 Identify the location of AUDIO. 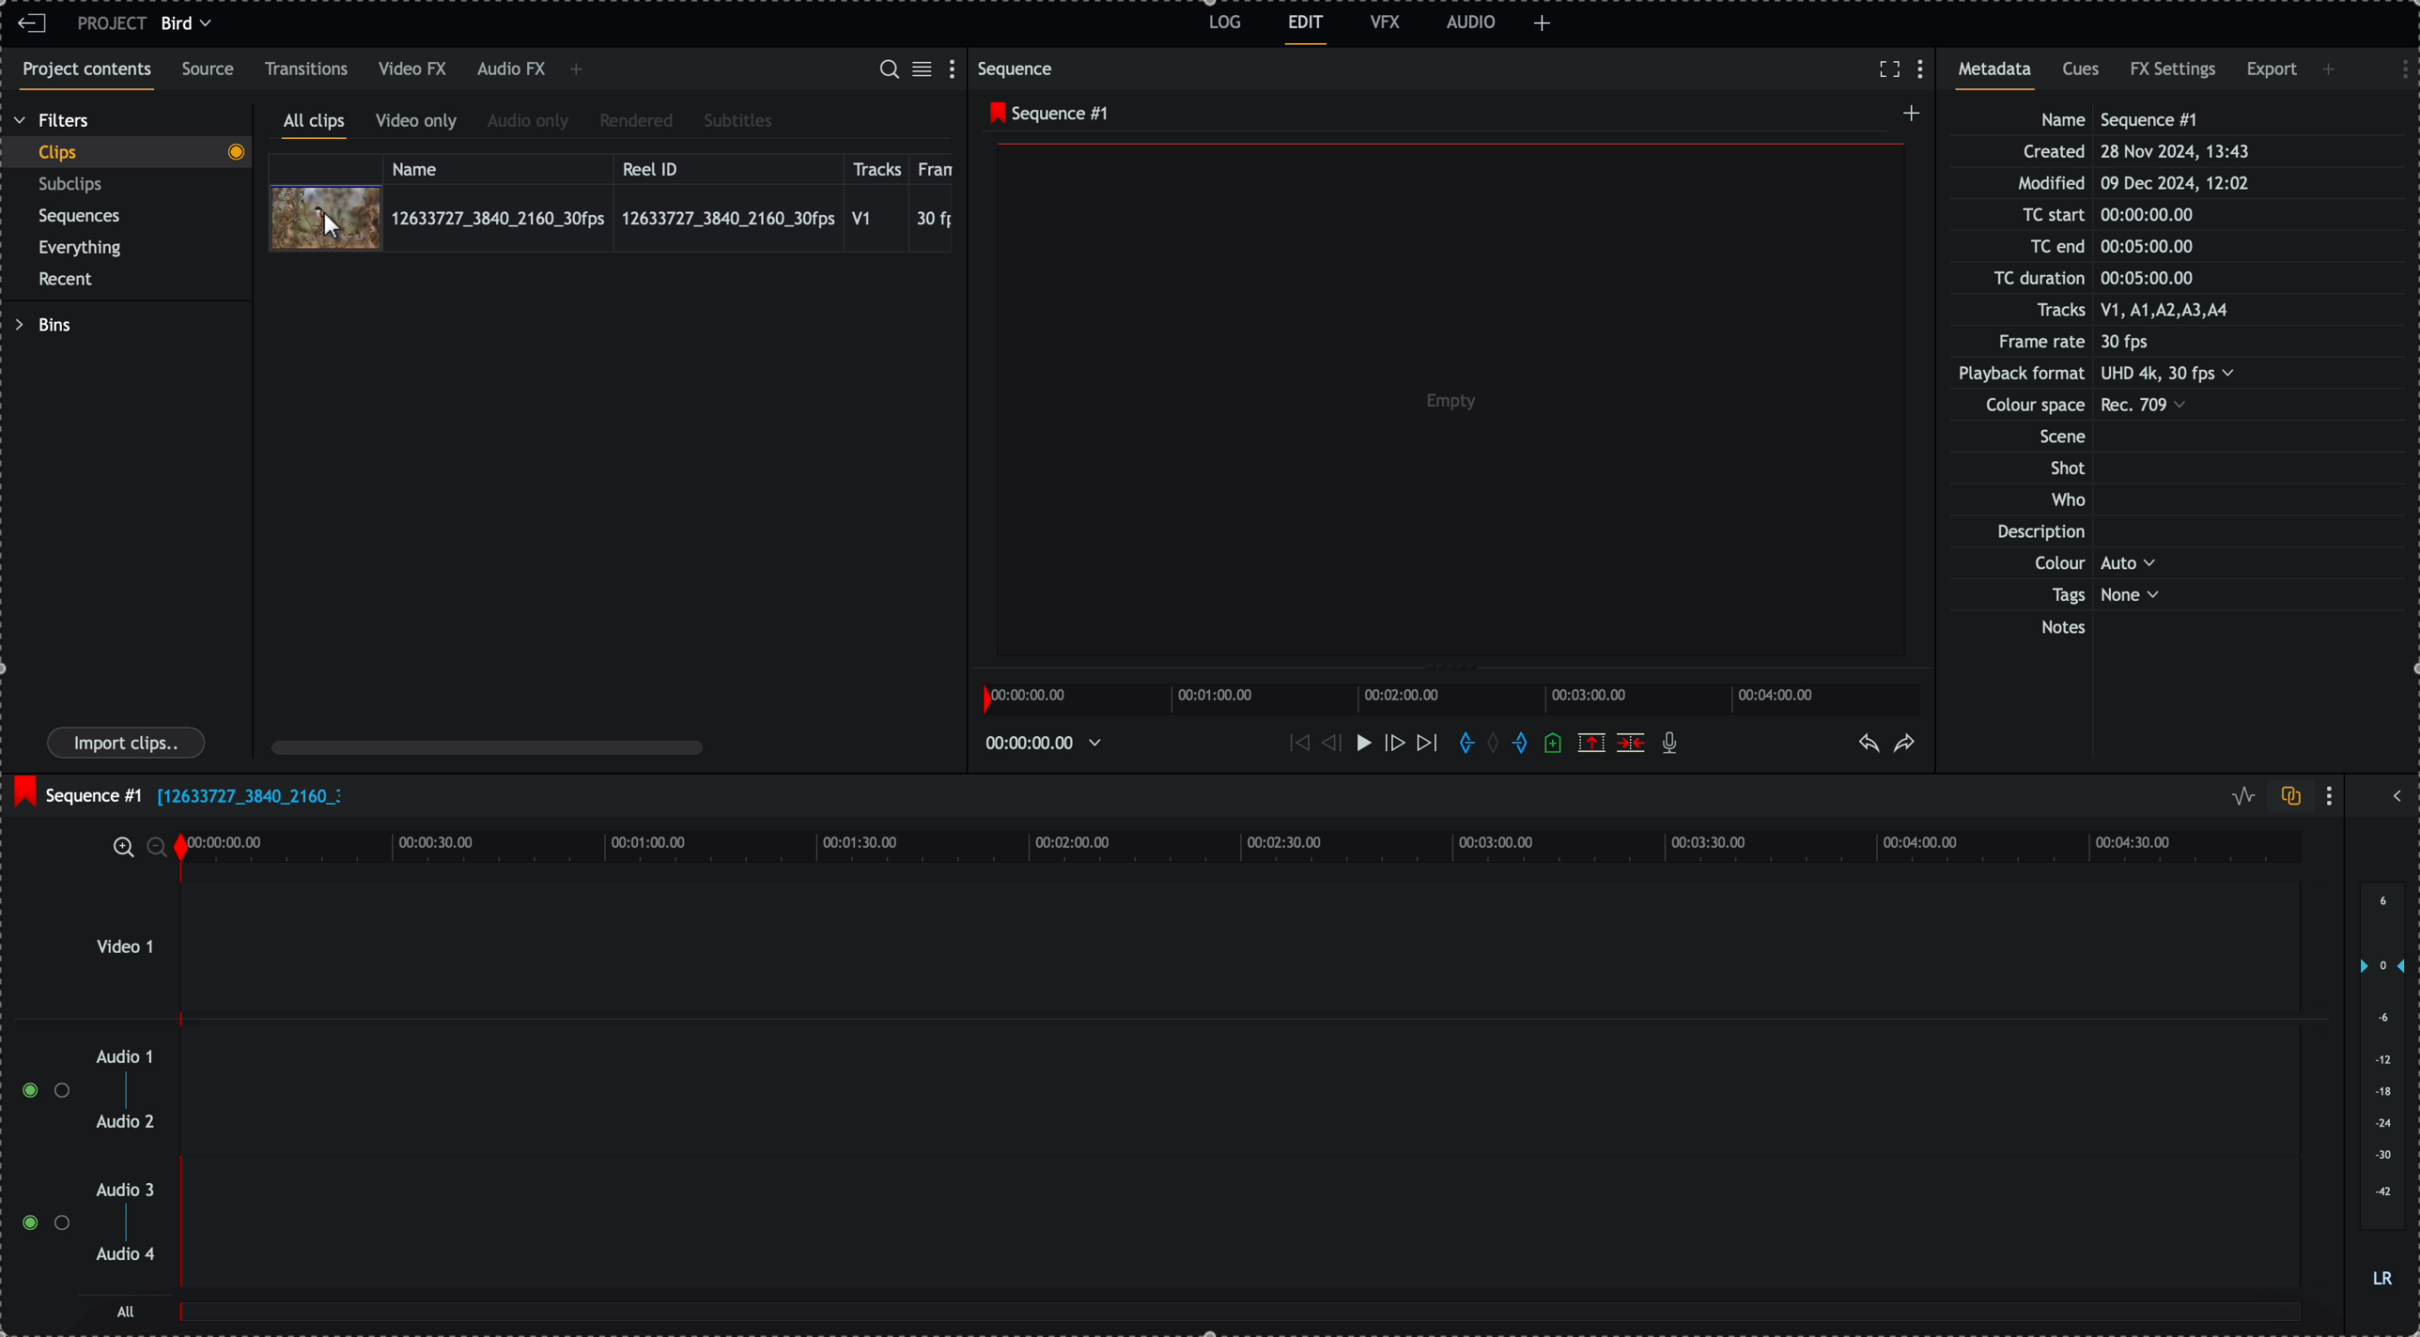
(1471, 22).